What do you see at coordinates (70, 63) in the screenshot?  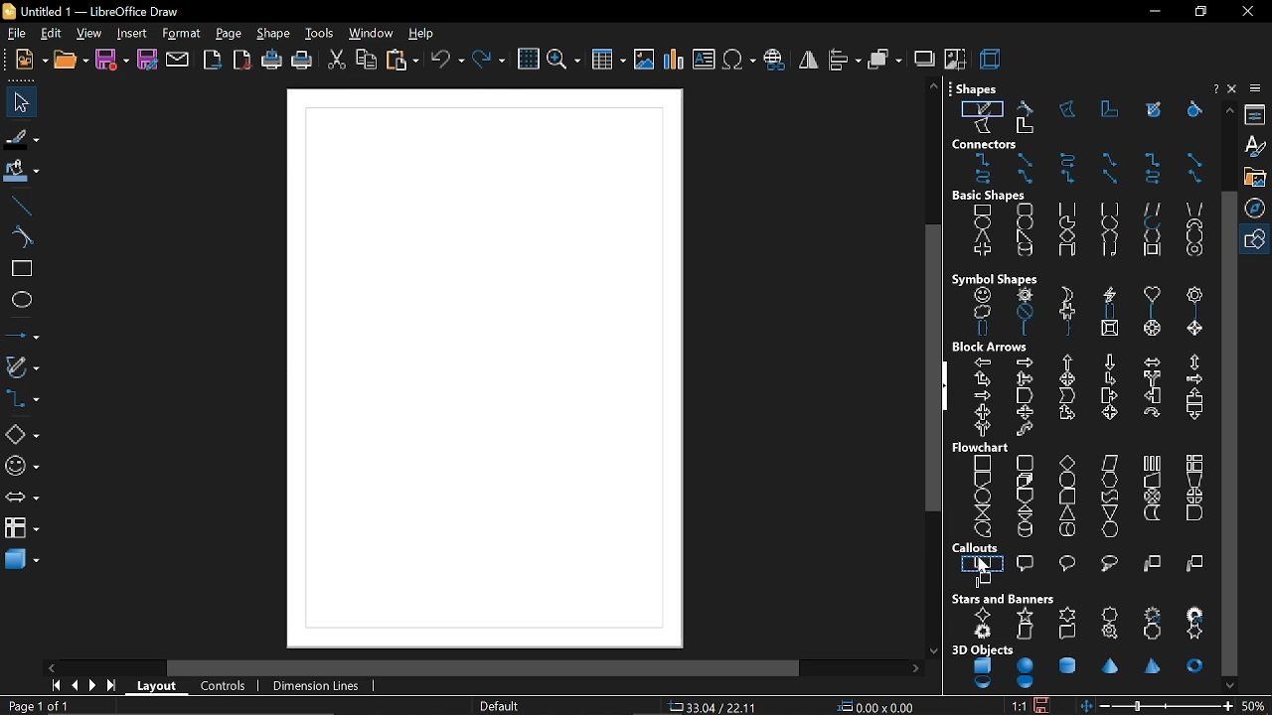 I see `open` at bounding box center [70, 63].